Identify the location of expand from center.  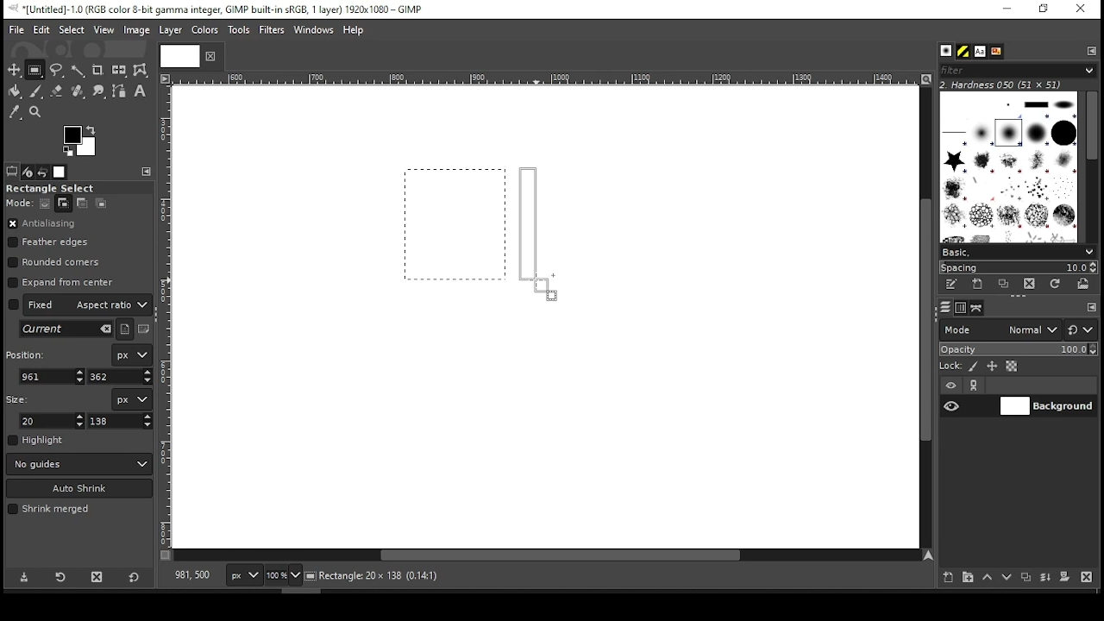
(61, 280).